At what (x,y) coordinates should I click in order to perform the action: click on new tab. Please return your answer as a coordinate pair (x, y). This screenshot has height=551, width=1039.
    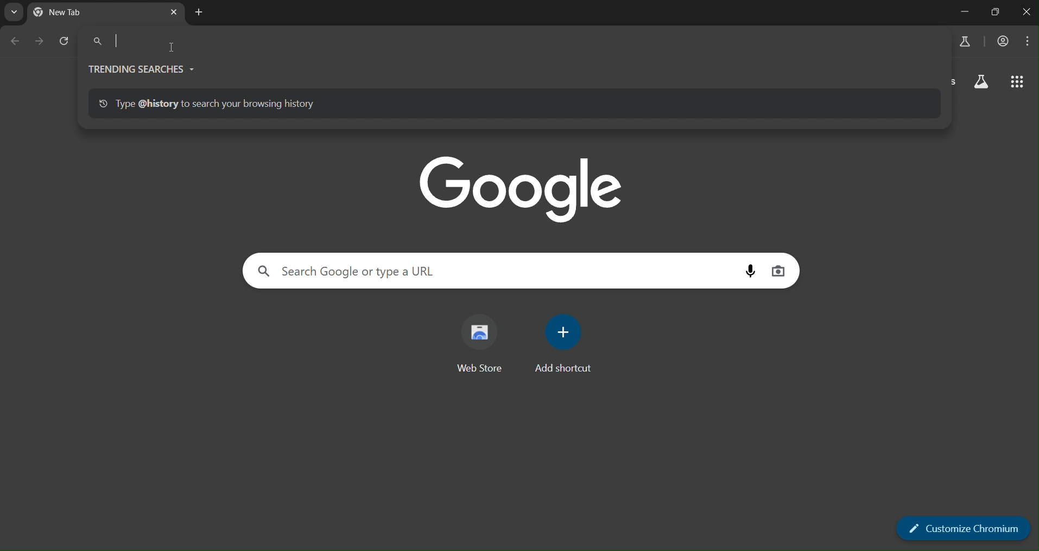
    Looking at the image, I should click on (201, 12).